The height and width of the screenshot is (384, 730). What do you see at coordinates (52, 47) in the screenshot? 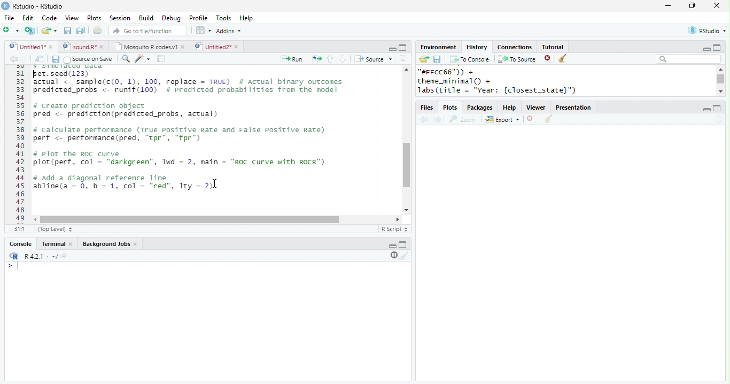
I see `close` at bounding box center [52, 47].